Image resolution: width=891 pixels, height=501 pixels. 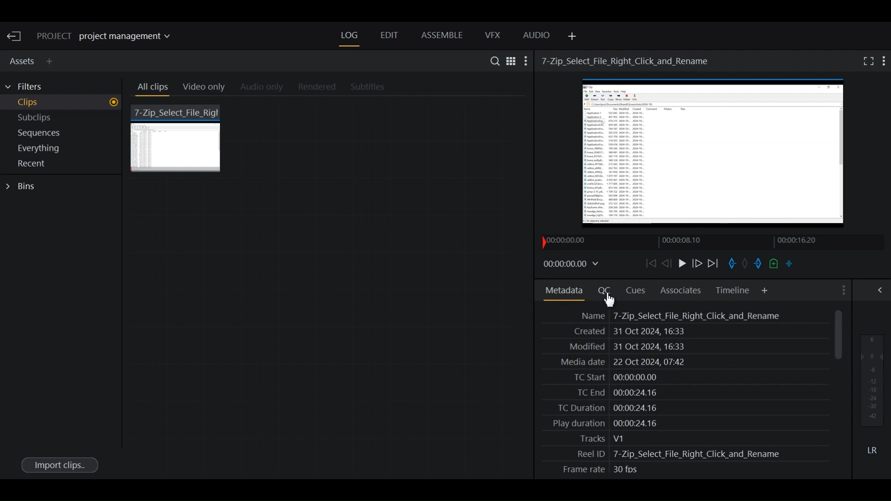 What do you see at coordinates (564, 292) in the screenshot?
I see `Metadata` at bounding box center [564, 292].